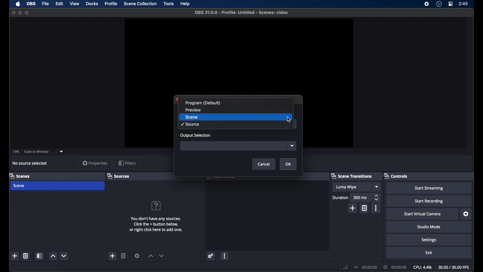  What do you see at coordinates (429, 253) in the screenshot?
I see `exit` at bounding box center [429, 253].